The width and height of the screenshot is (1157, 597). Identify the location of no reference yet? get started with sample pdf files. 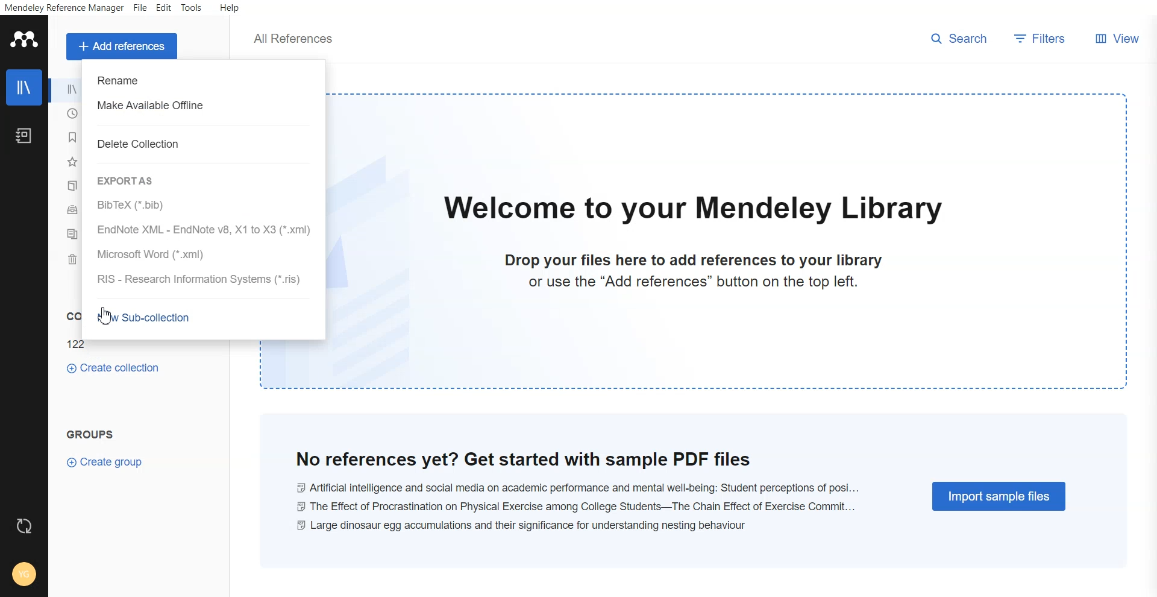
(578, 458).